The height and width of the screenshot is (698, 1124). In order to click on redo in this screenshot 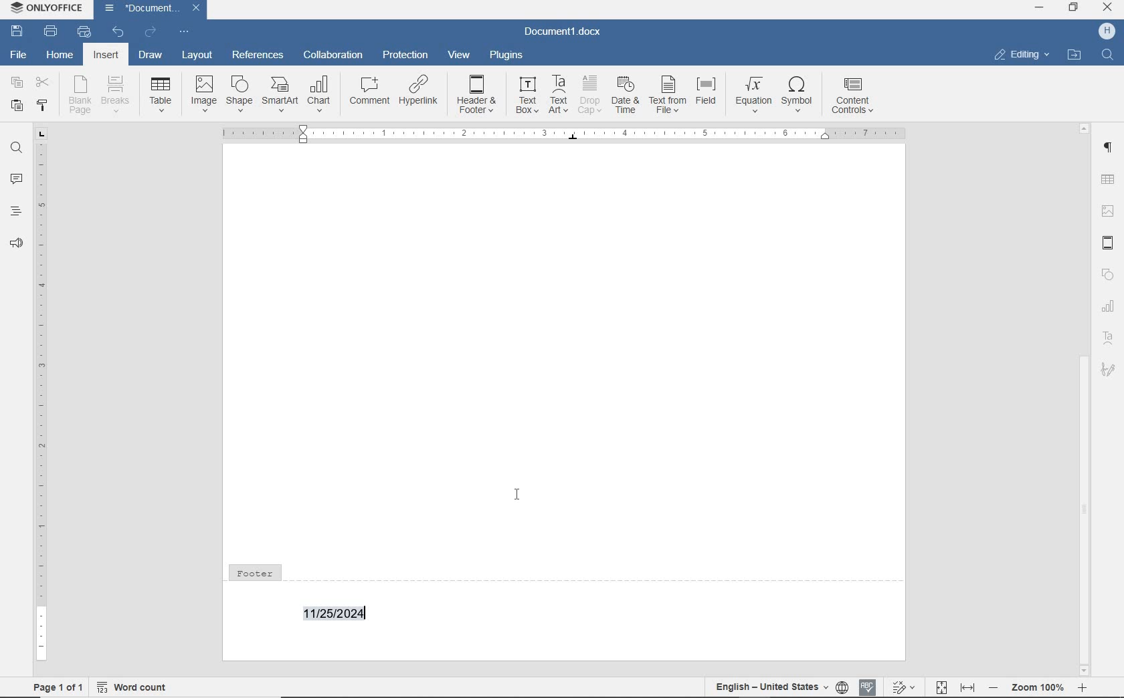, I will do `click(151, 32)`.